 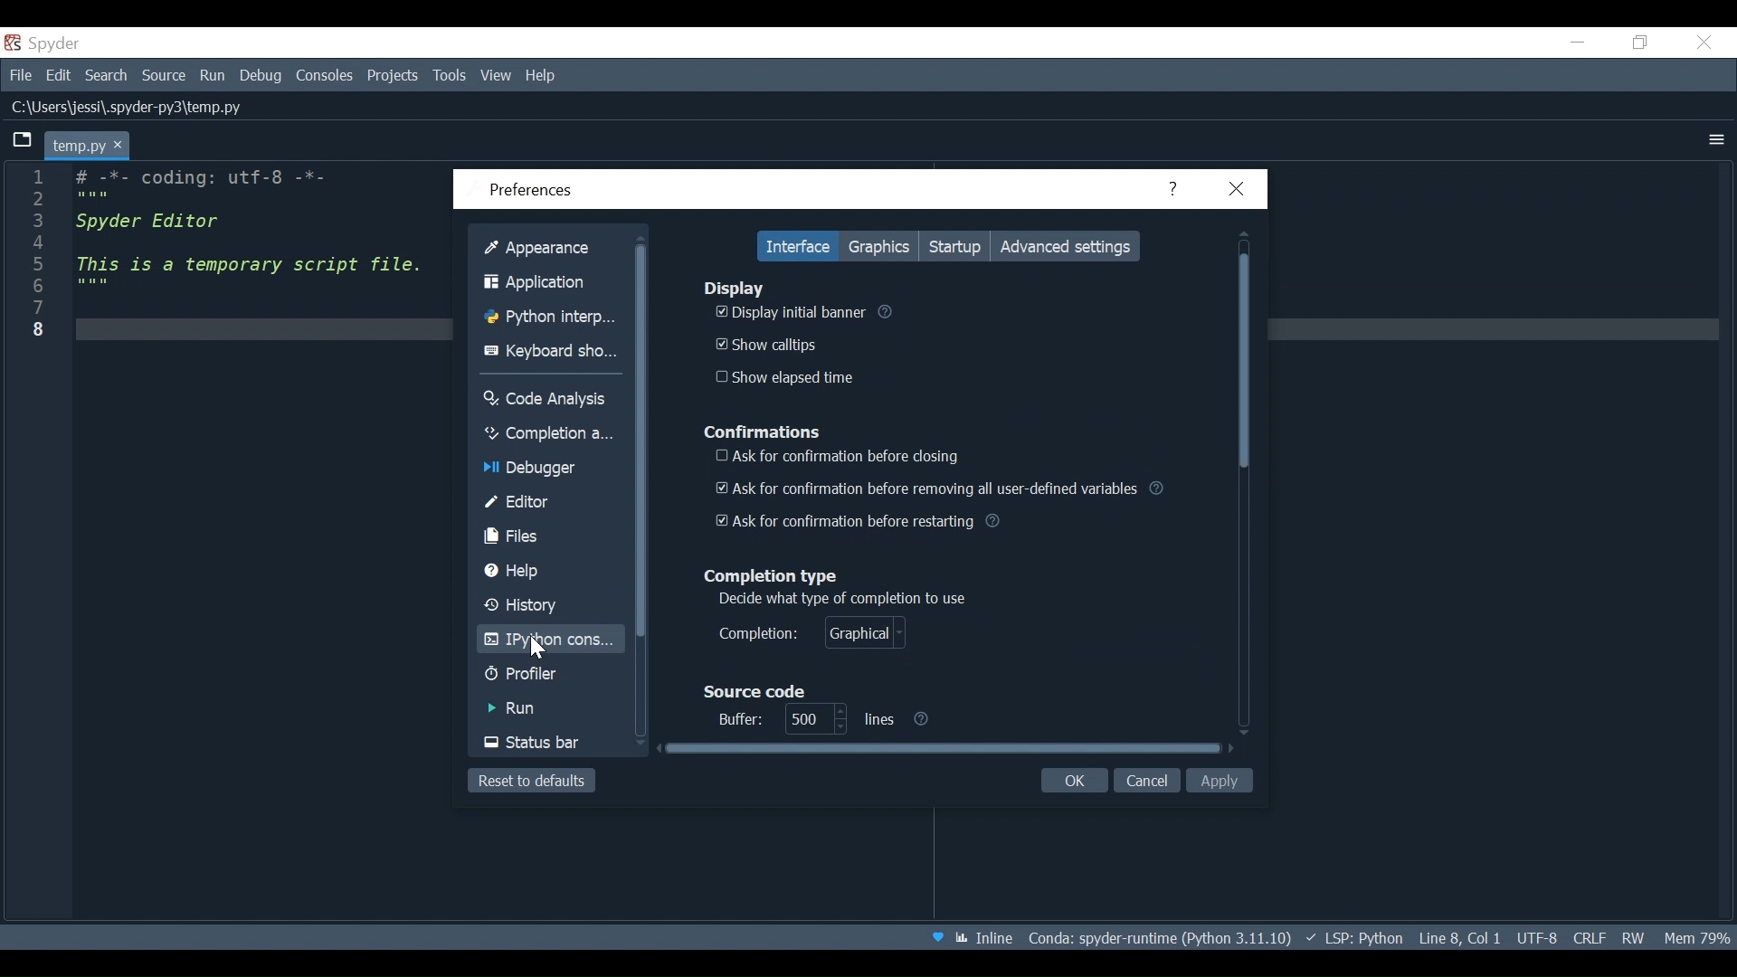 What do you see at coordinates (549, 283) in the screenshot?
I see `Application` at bounding box center [549, 283].